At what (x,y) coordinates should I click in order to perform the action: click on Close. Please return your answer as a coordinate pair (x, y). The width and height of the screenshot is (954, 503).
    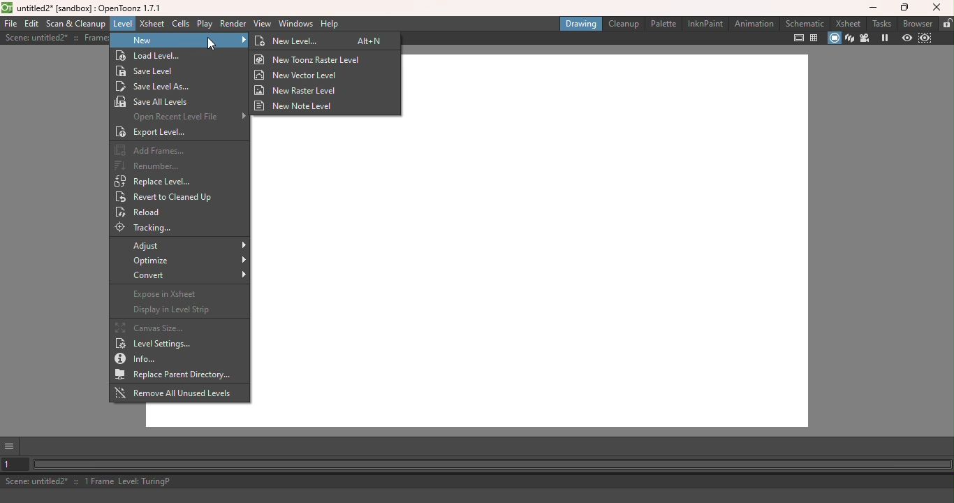
    Looking at the image, I should click on (936, 7).